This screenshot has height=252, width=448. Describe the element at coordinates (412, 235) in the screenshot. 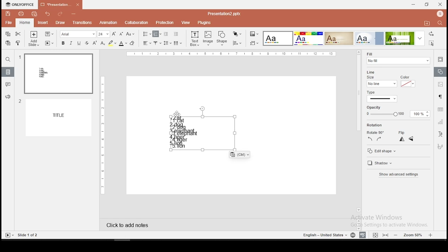

I see `zoom level` at that location.